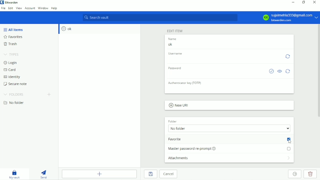 Image resolution: width=320 pixels, height=180 pixels. I want to click on Trash, so click(11, 44).